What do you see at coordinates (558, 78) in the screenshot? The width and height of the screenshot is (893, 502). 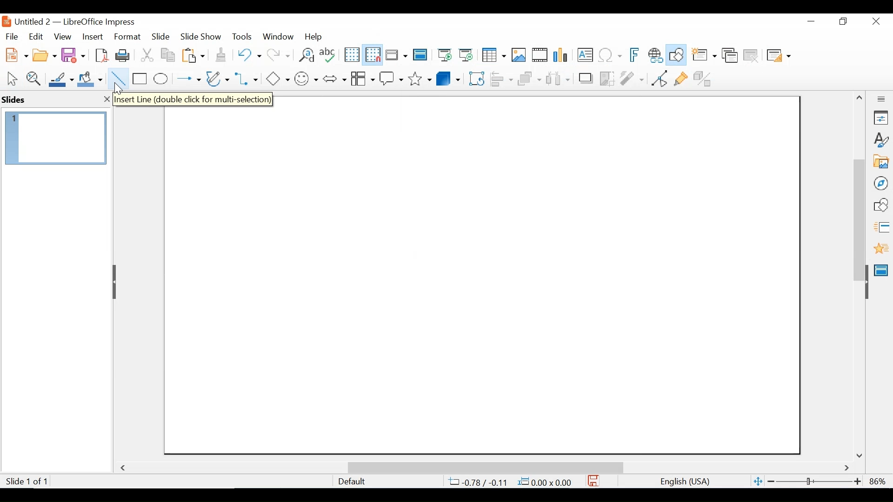 I see `Select atleast three images to Distribute` at bounding box center [558, 78].